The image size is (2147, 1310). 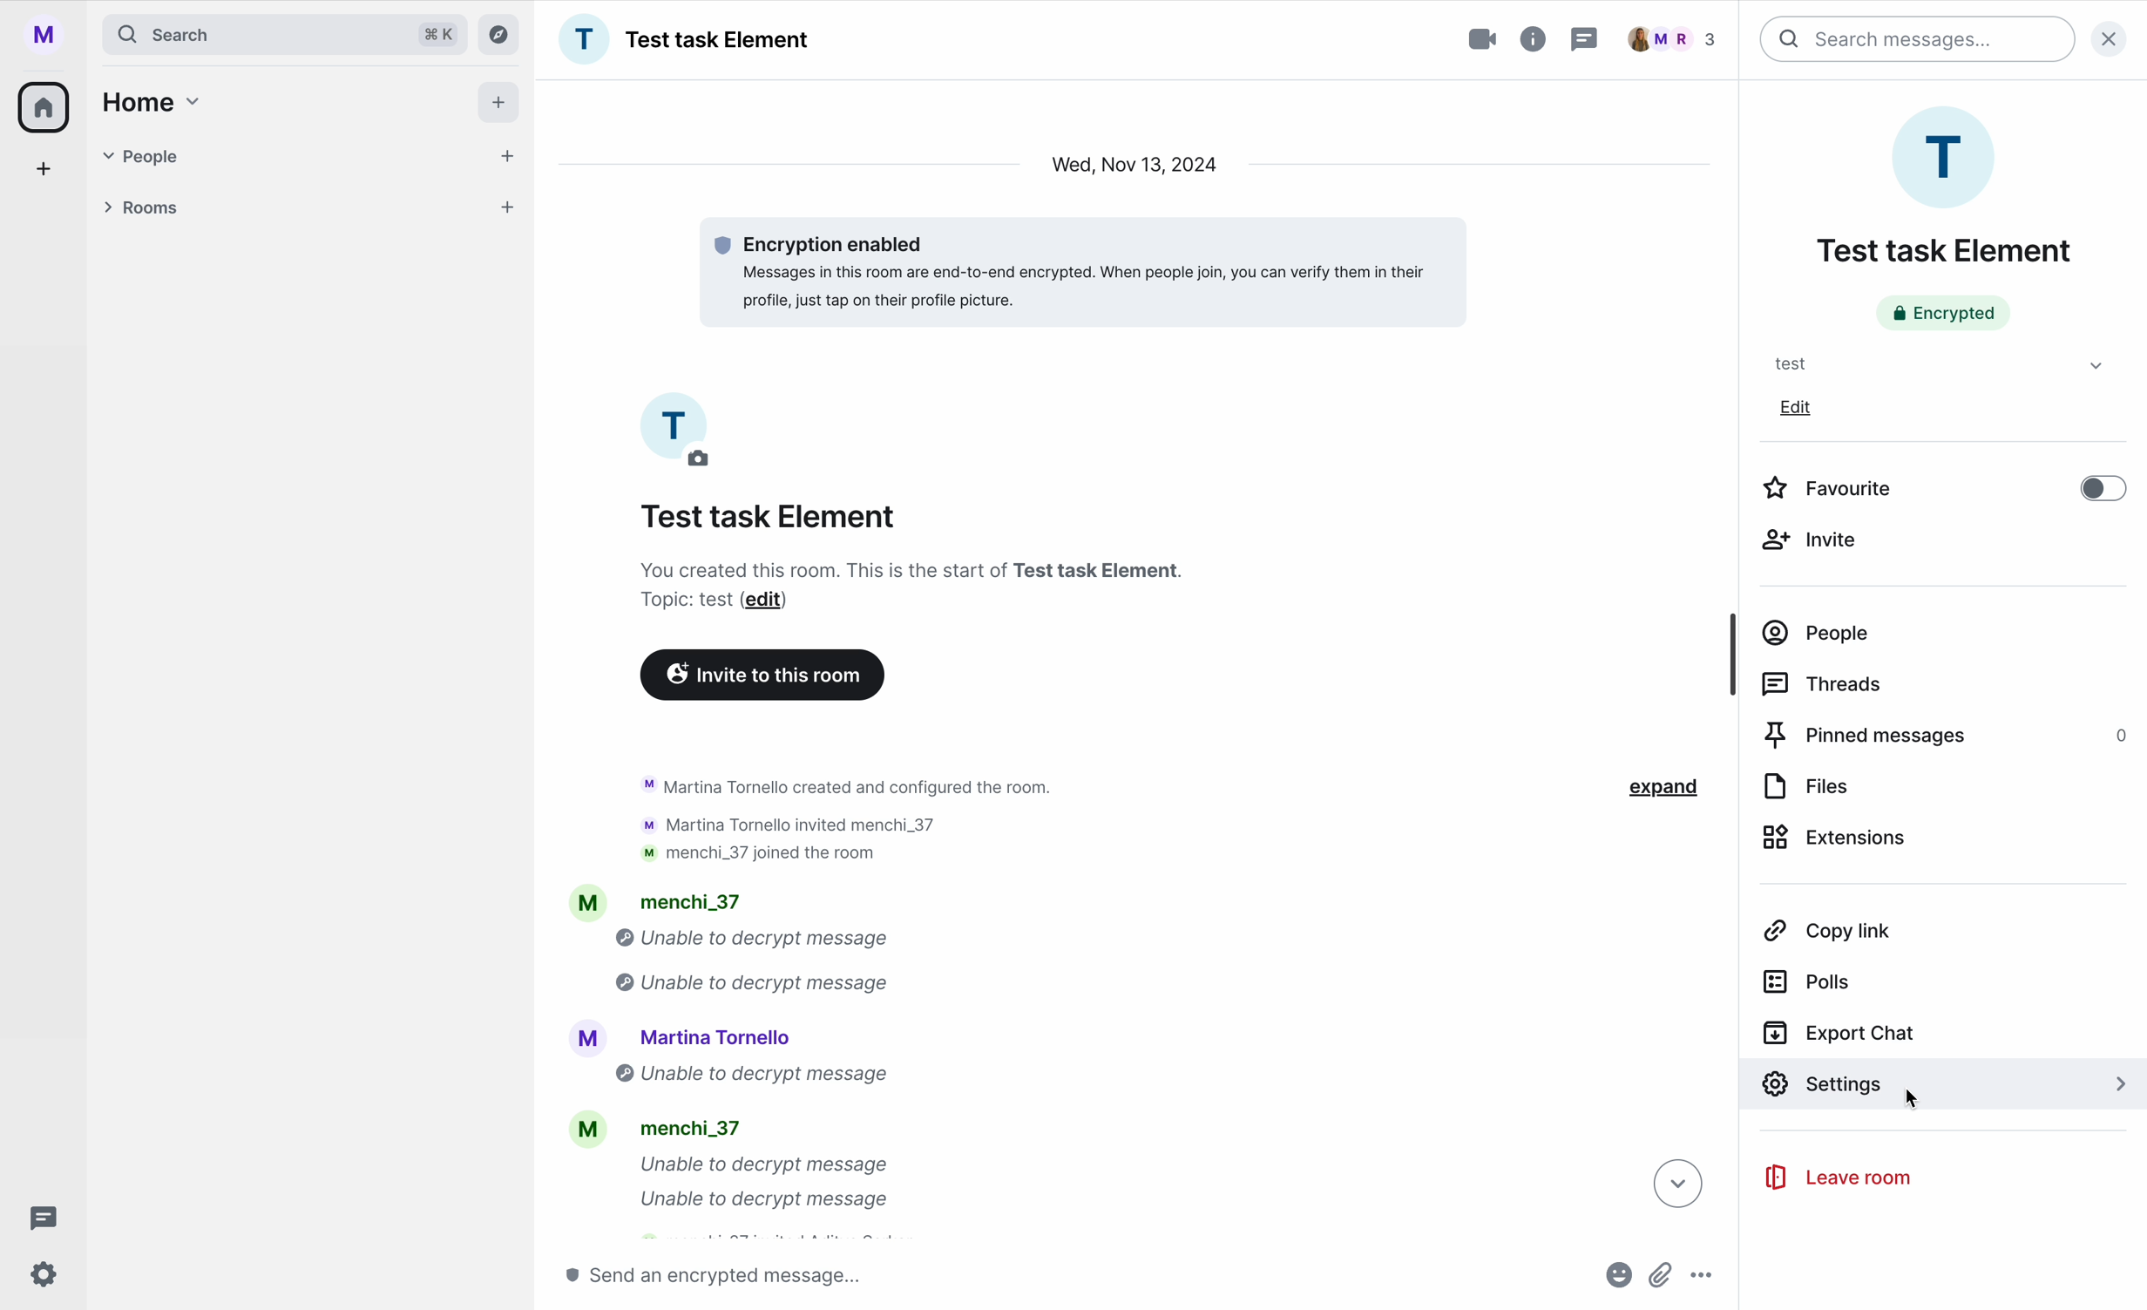 I want to click on search bar, so click(x=1919, y=39).